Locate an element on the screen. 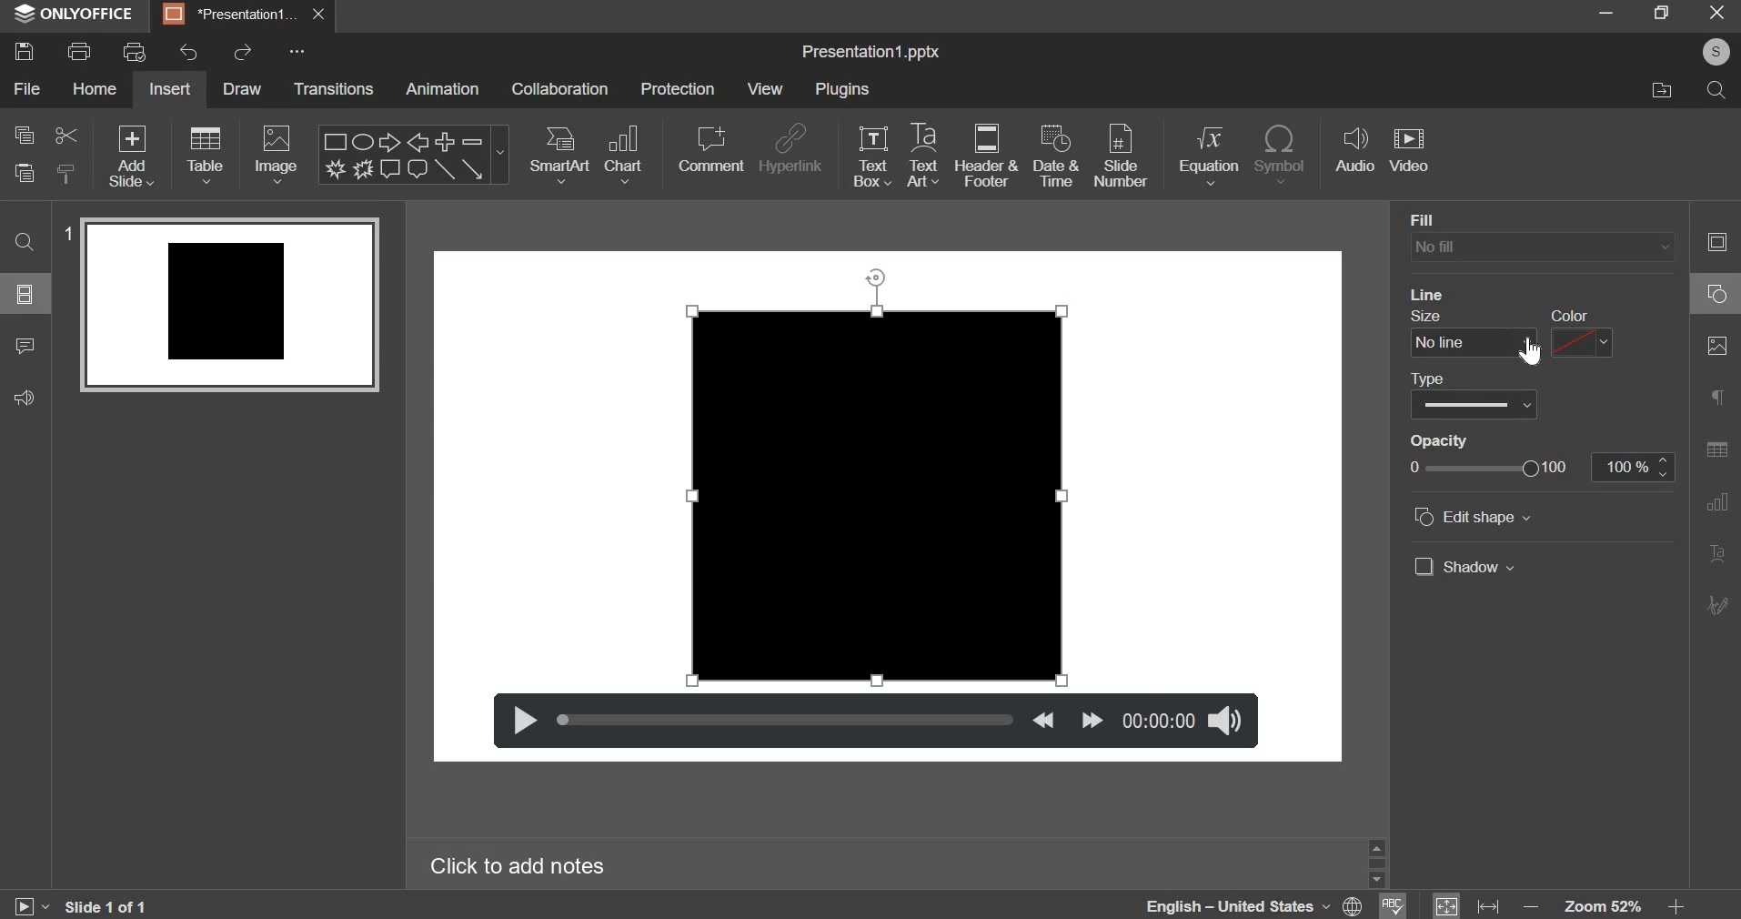  Square is located at coordinates (331, 140).